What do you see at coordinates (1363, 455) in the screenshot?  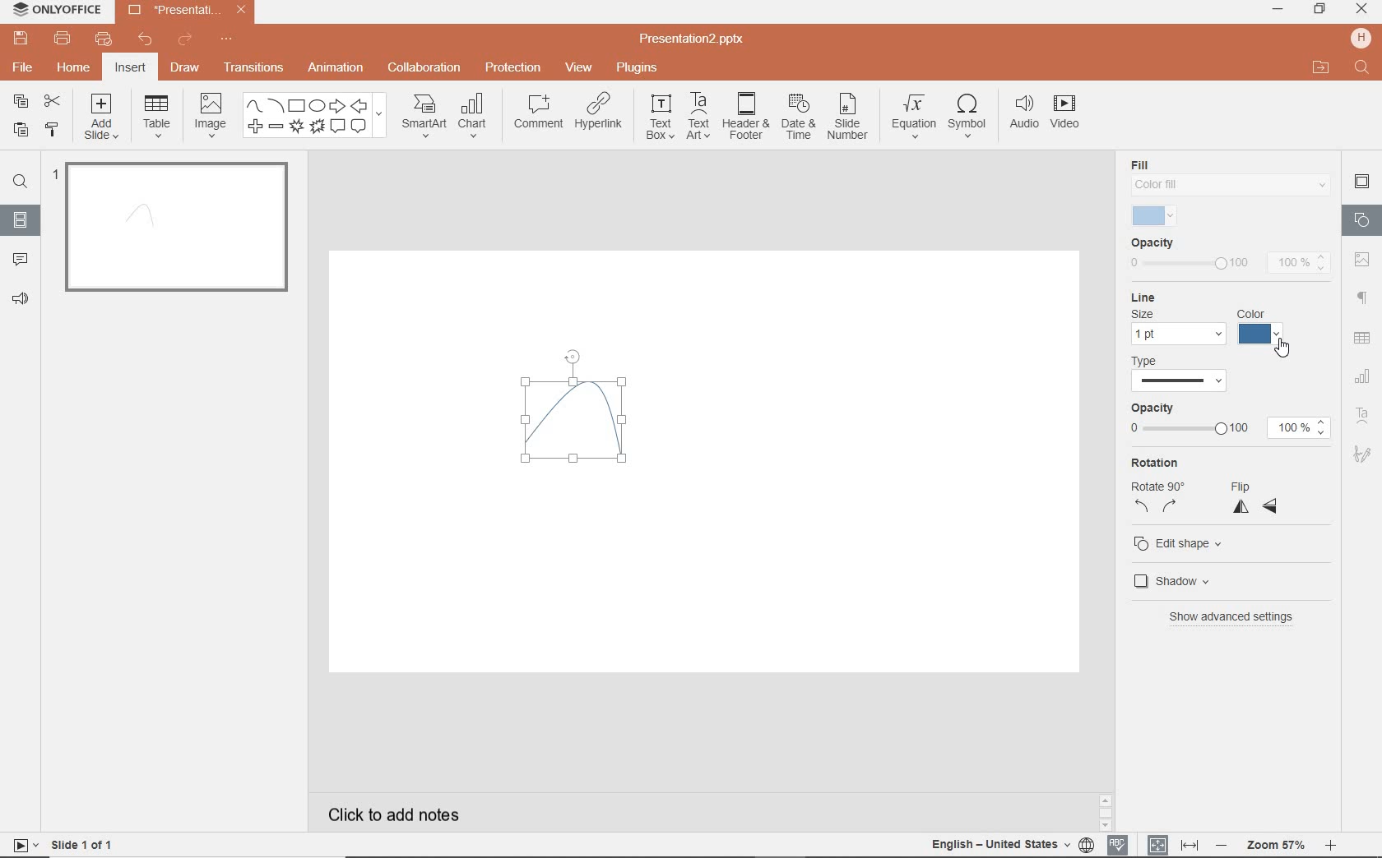 I see `SIGNATURE` at bounding box center [1363, 455].